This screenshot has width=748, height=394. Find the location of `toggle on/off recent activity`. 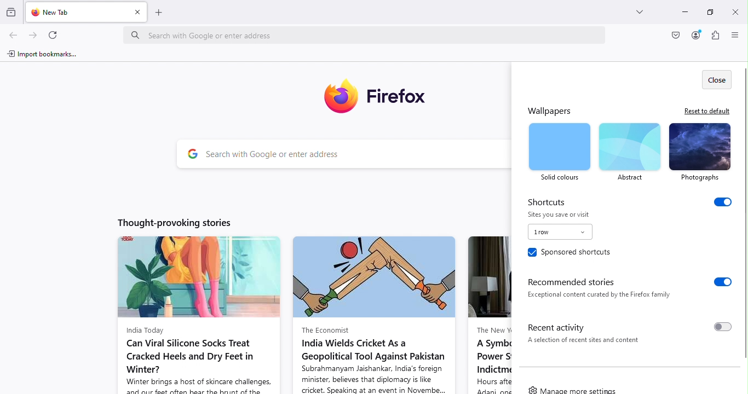

toggle on/off recent activity is located at coordinates (721, 328).